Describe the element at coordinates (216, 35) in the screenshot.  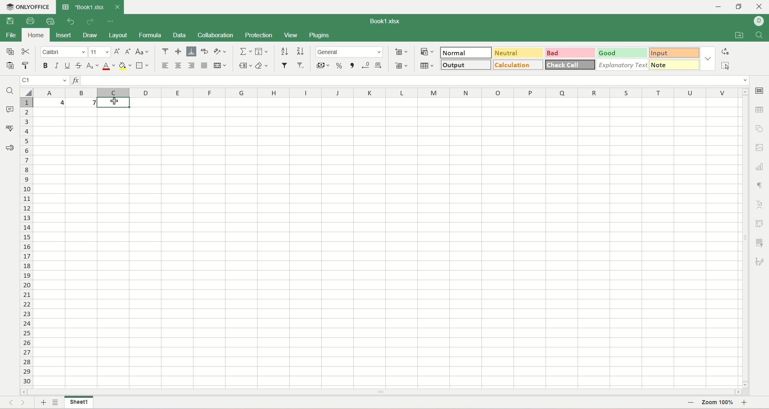
I see `collaboration` at that location.